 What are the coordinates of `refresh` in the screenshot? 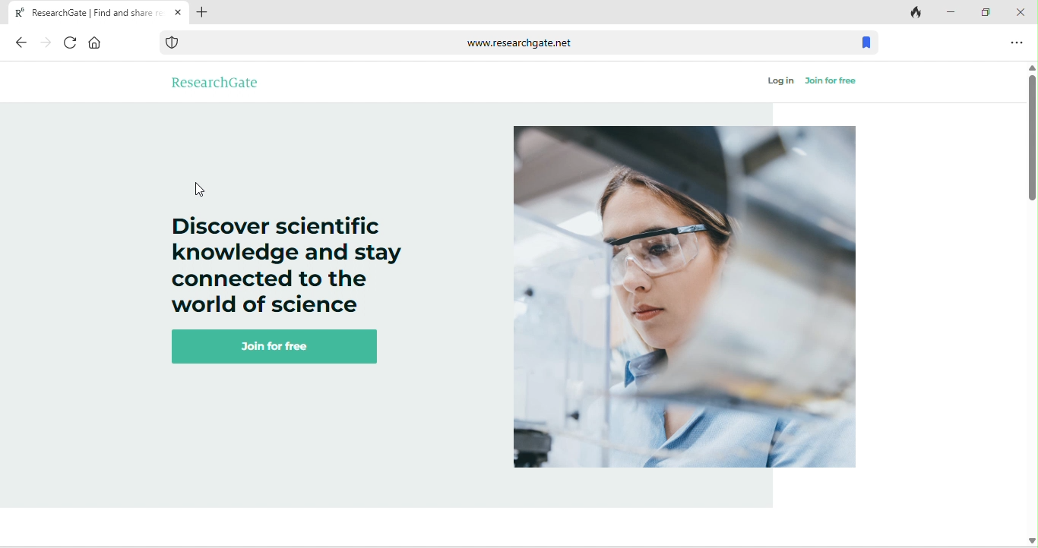 It's located at (66, 43).